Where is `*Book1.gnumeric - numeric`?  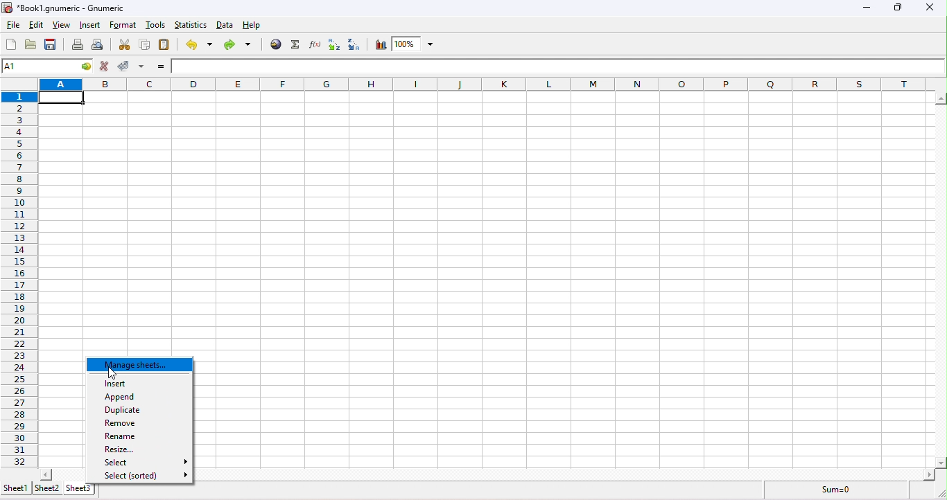 *Book1.gnumeric - numeric is located at coordinates (69, 8).